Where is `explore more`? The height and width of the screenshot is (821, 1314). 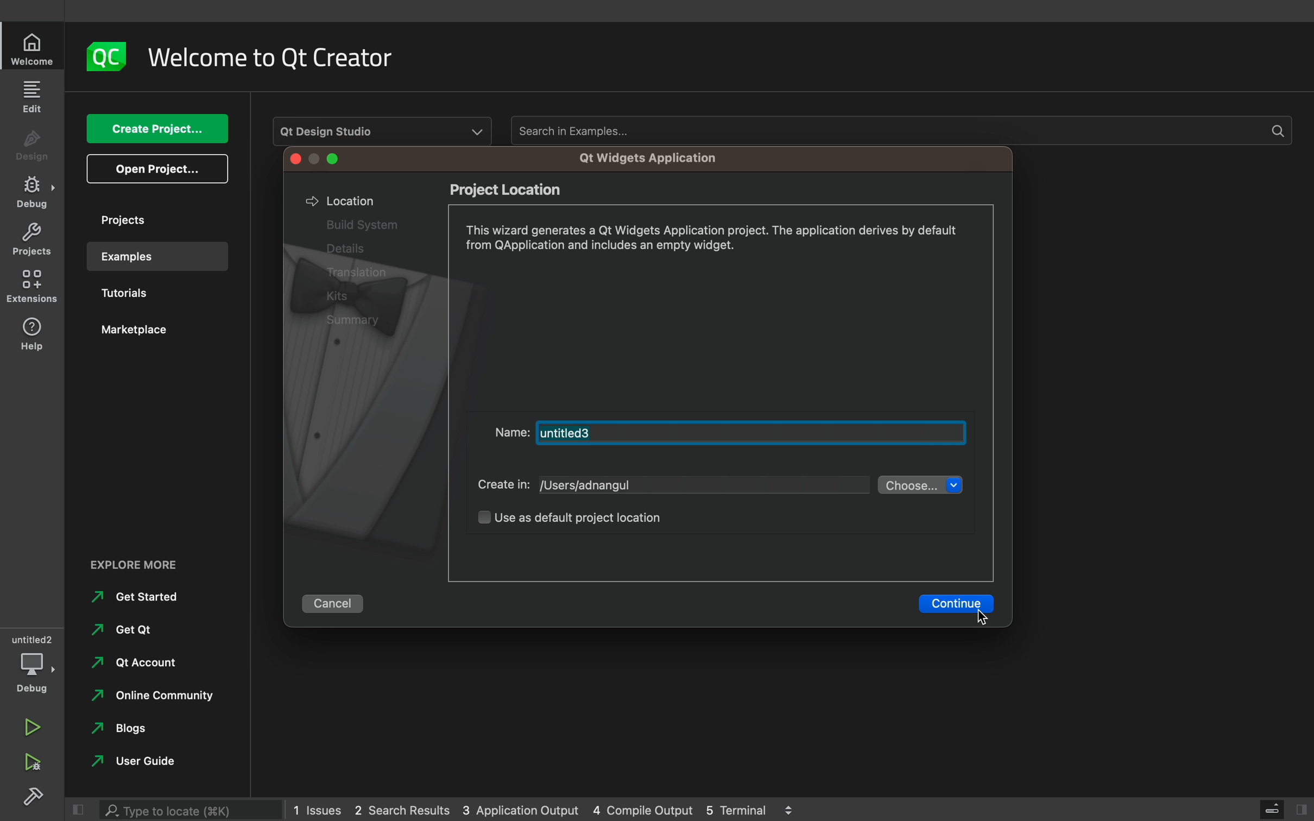 explore more is located at coordinates (147, 565).